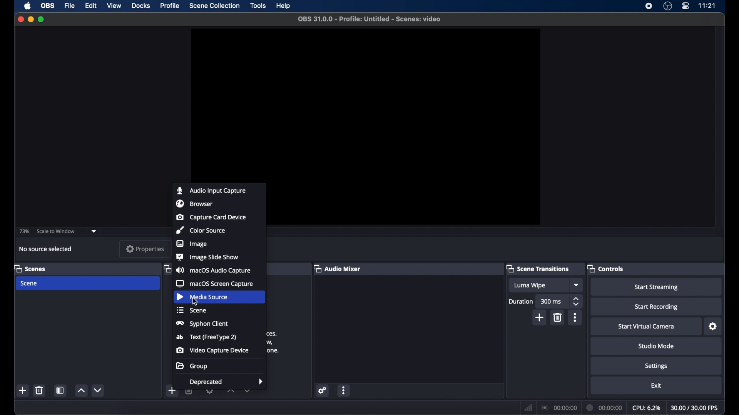  Describe the element at coordinates (189, 390) in the screenshot. I see `delete` at that location.